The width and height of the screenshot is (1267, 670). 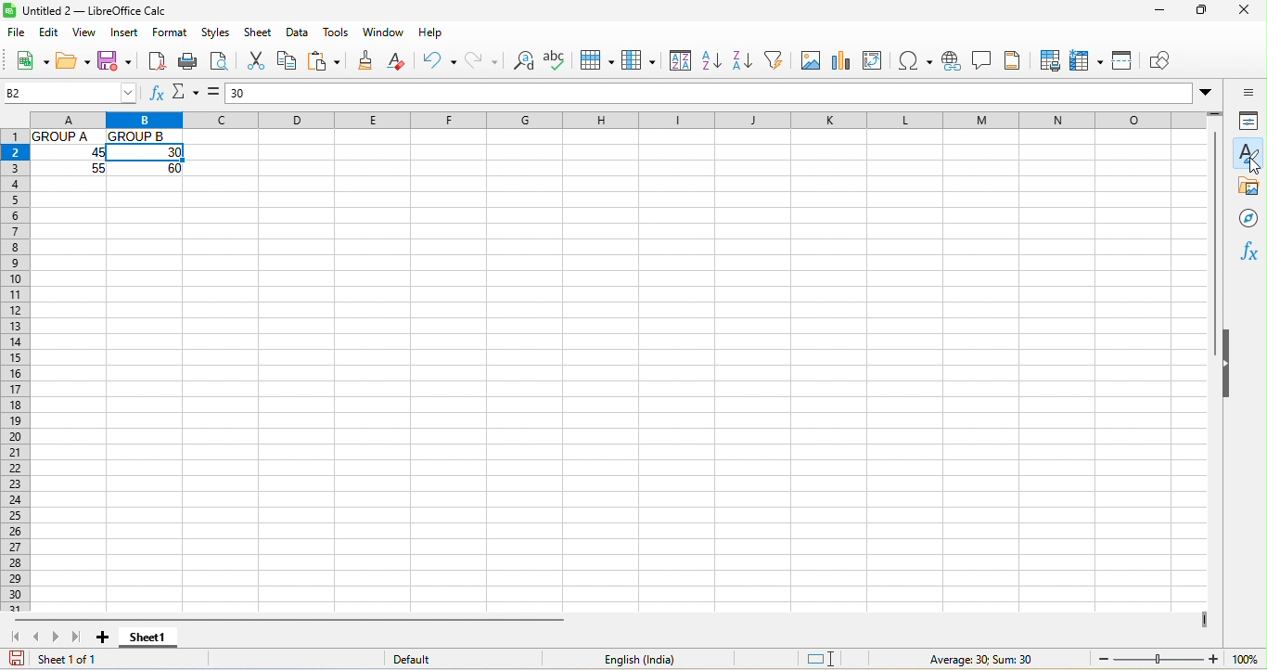 What do you see at coordinates (443, 60) in the screenshot?
I see `undo` at bounding box center [443, 60].